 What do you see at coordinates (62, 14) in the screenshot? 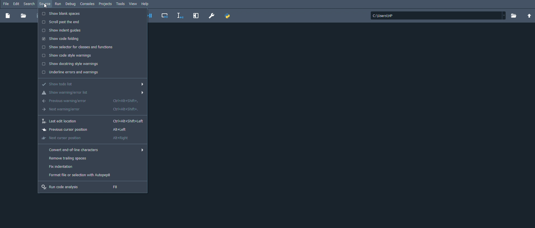
I see `Show blank spaces` at bounding box center [62, 14].